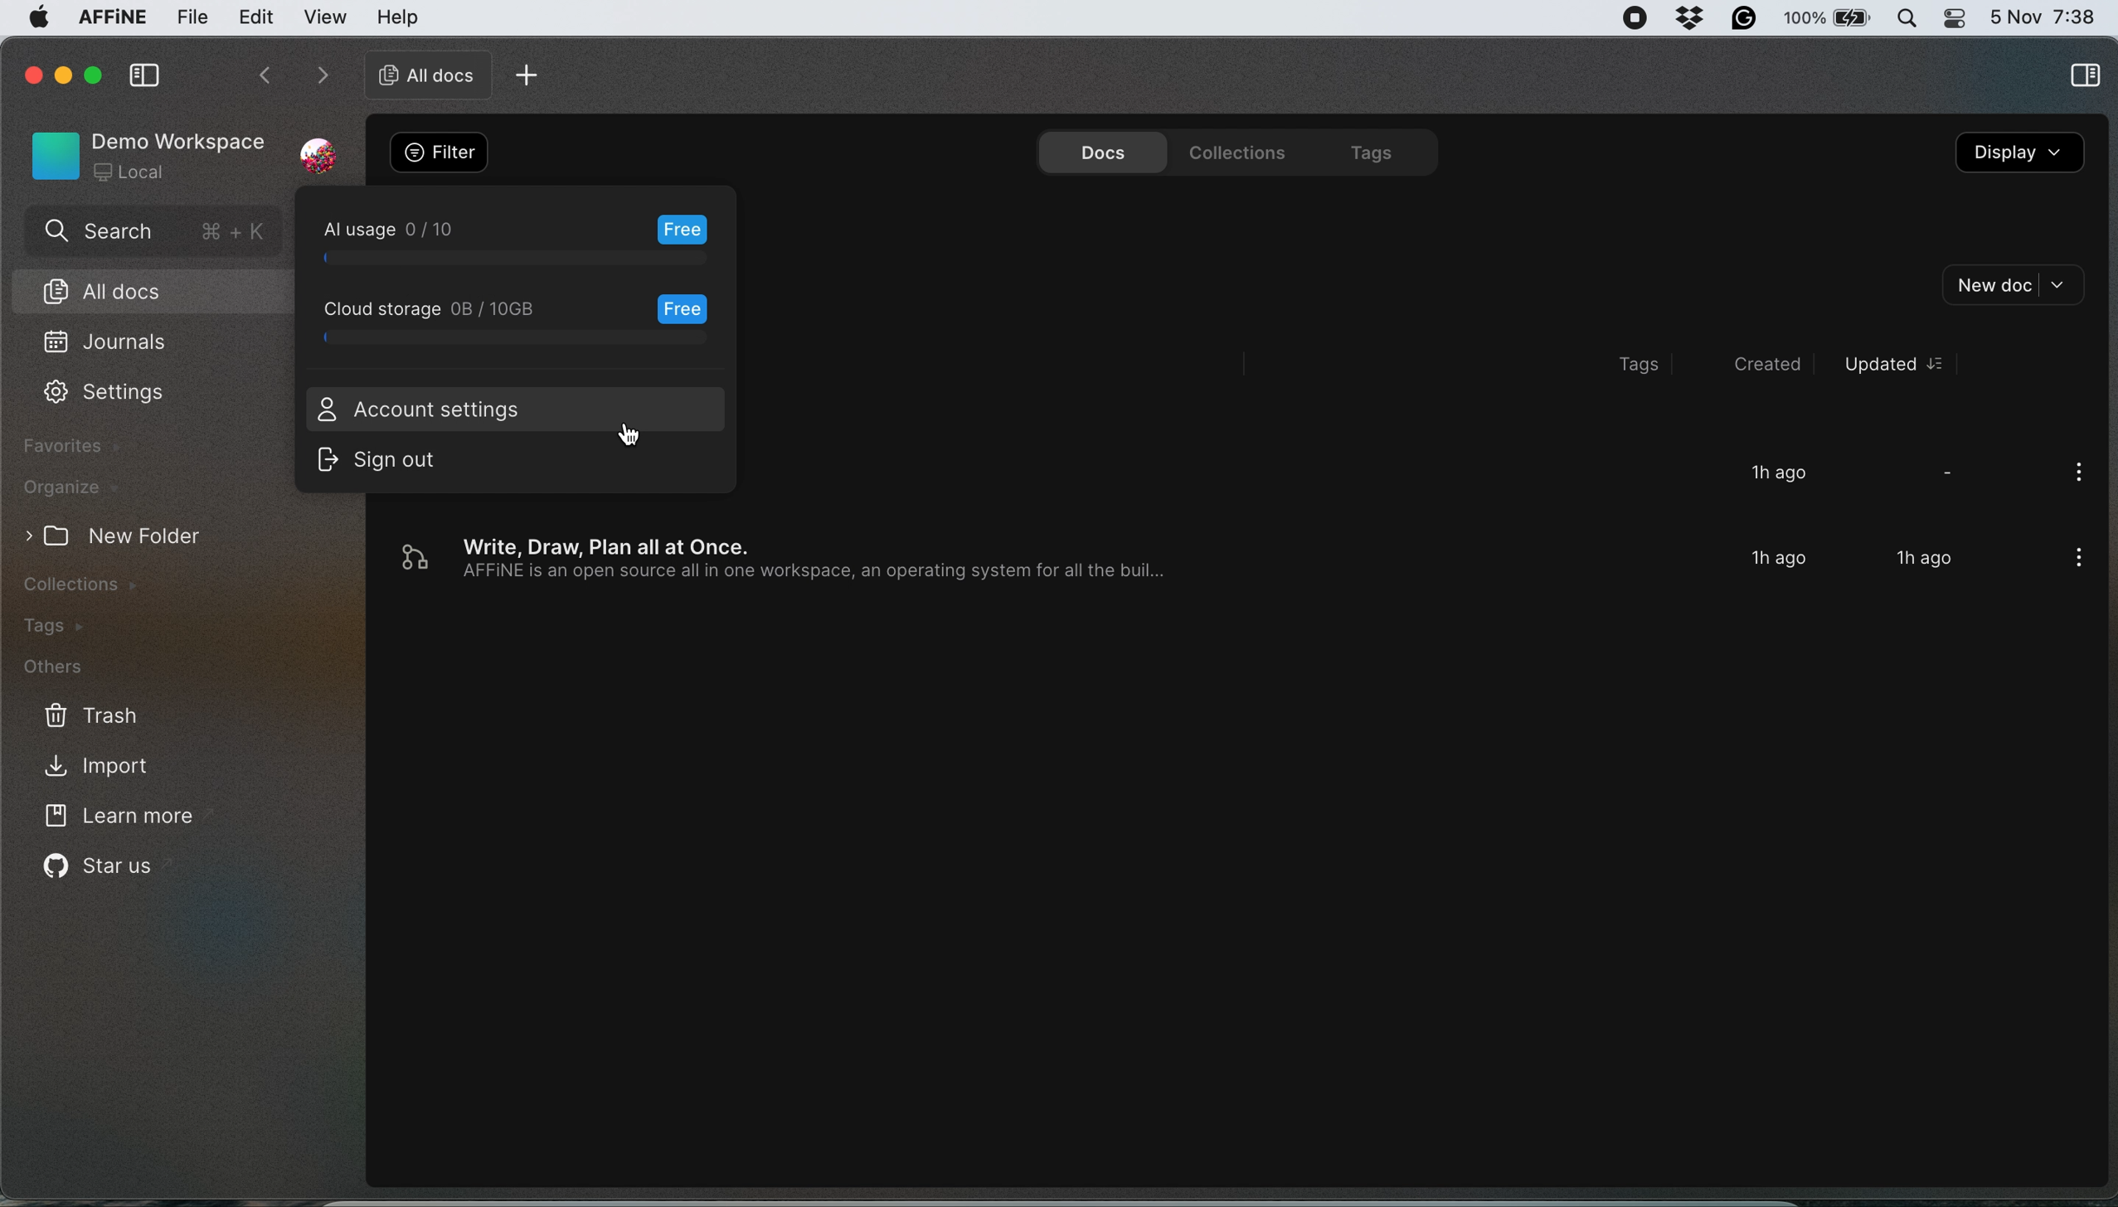  Describe the element at coordinates (1185, 560) in the screenshot. I see `Write,Draw,plan` at that location.